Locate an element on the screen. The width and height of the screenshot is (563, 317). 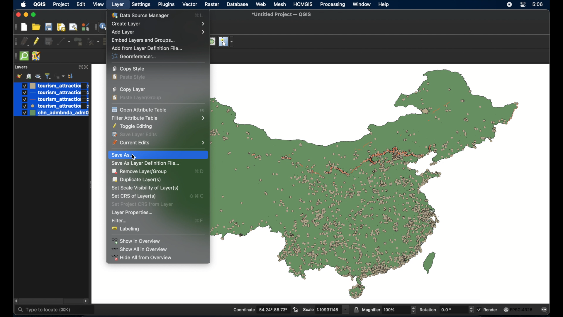
set project CRS from layer is located at coordinates (142, 205).